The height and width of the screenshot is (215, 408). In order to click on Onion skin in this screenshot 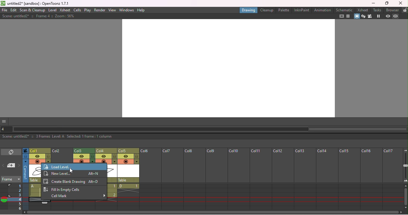, I will do `click(4, 200)`.